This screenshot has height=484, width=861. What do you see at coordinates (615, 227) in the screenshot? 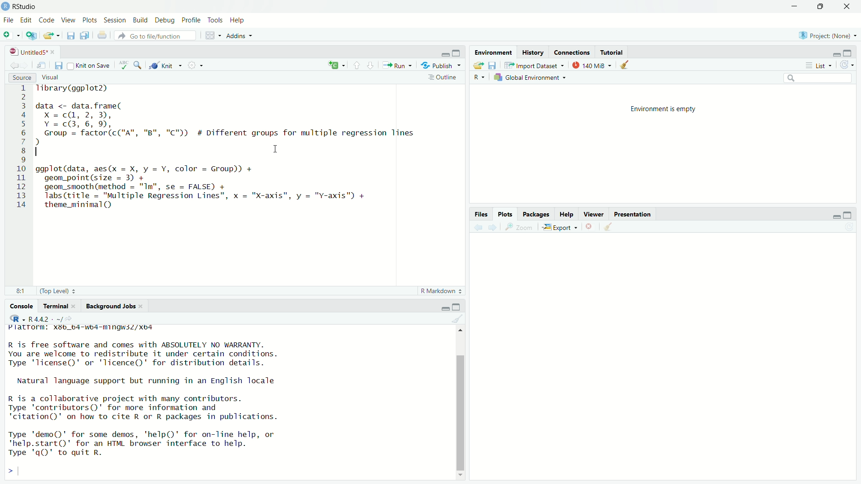
I see `clear` at bounding box center [615, 227].